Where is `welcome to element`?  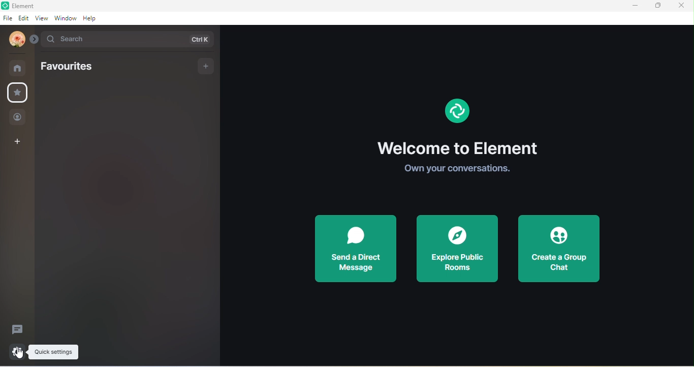 welcome to element is located at coordinates (457, 148).